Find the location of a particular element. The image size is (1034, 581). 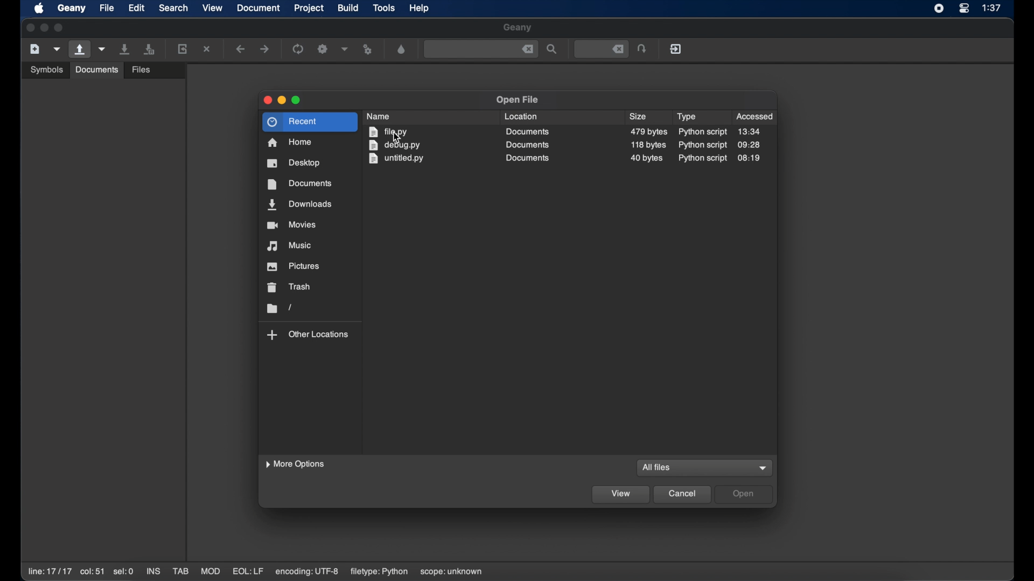

maximize is located at coordinates (297, 101).